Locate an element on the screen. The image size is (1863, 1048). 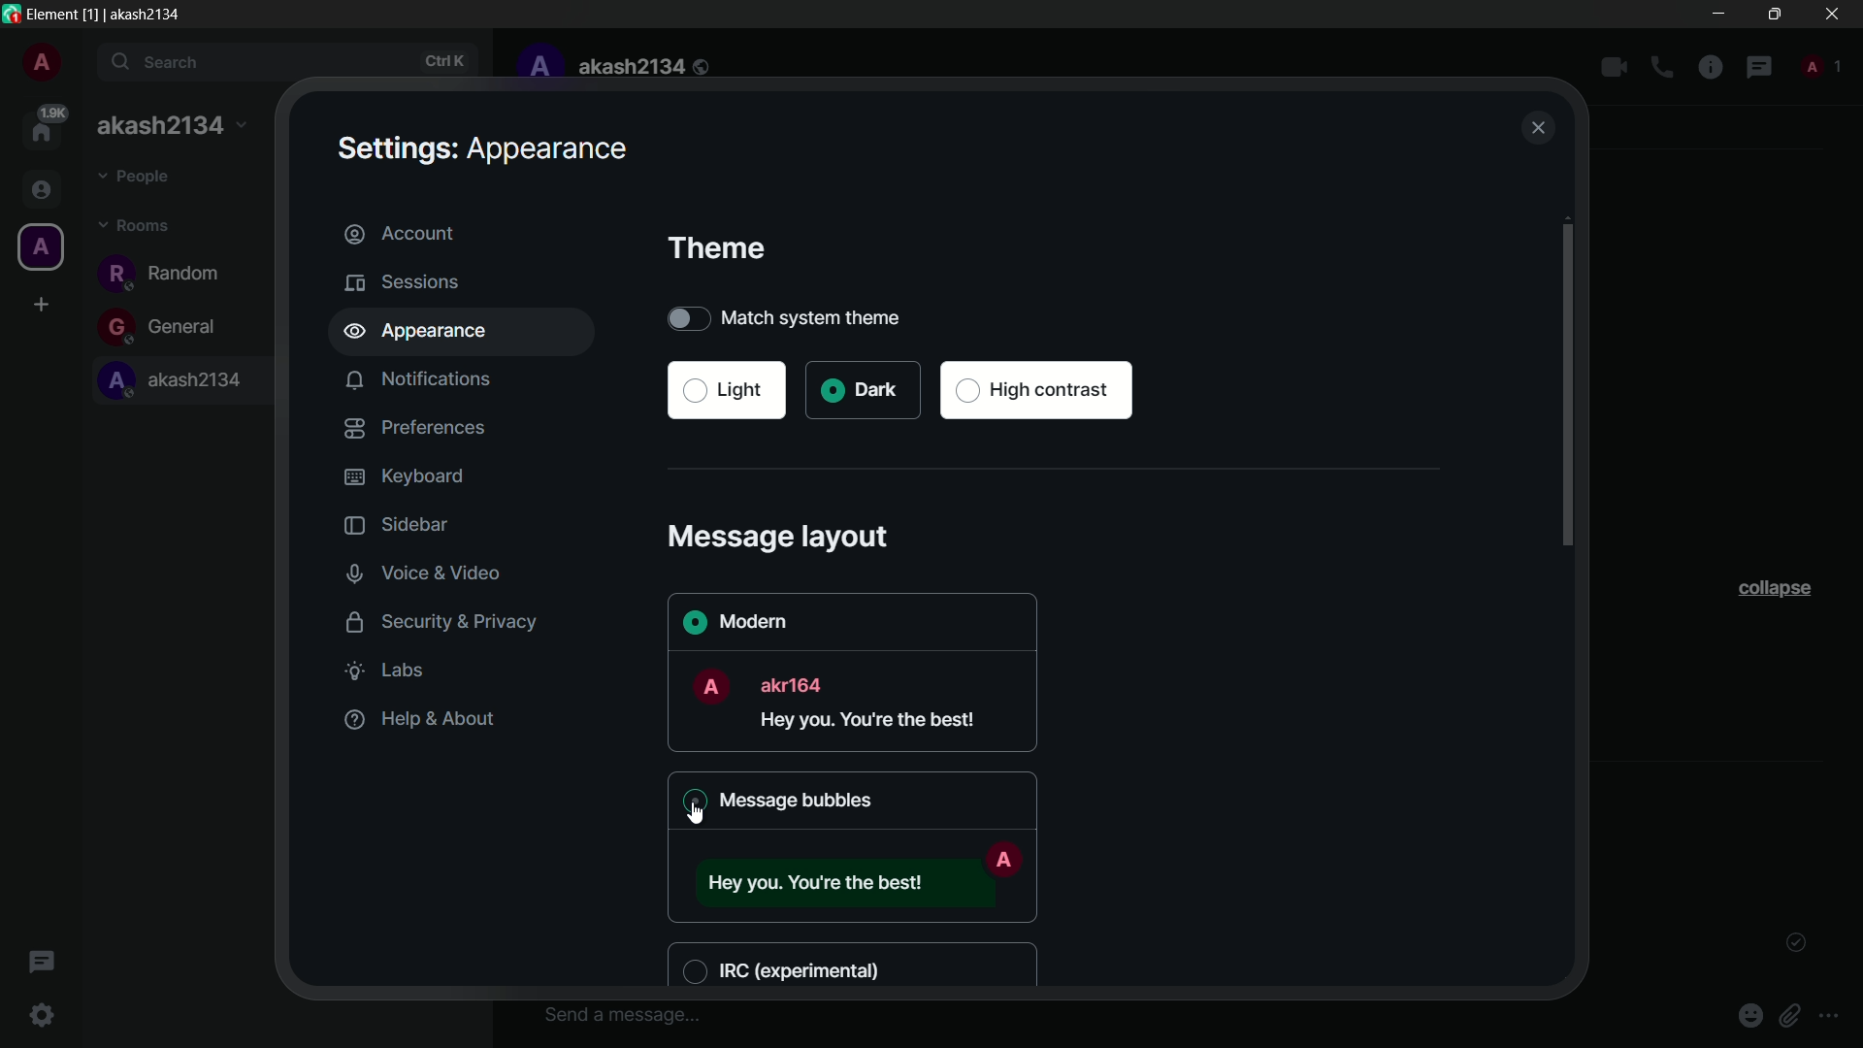
Hey you. You're the best! is located at coordinates (818, 881).